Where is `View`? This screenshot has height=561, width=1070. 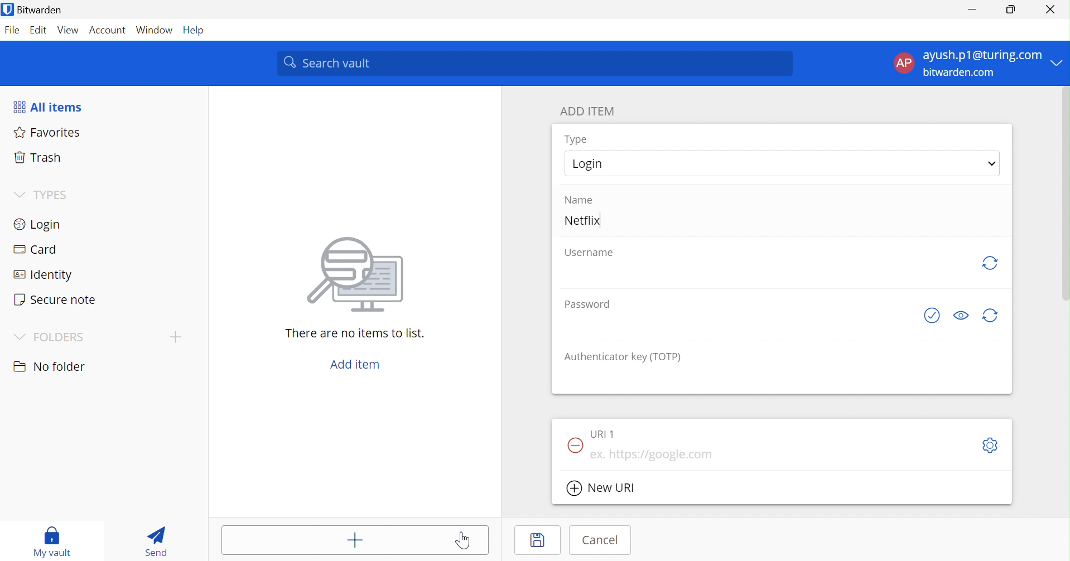
View is located at coordinates (68, 30).